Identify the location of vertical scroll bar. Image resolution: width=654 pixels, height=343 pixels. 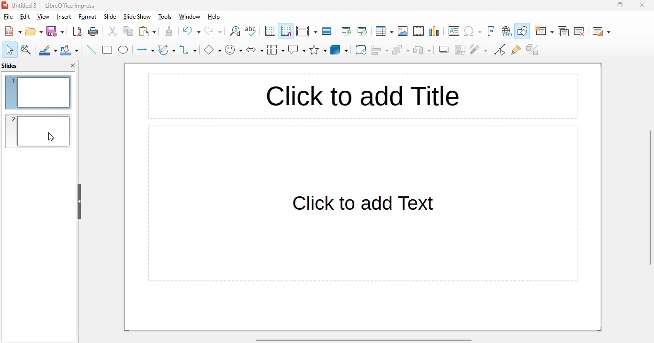
(650, 197).